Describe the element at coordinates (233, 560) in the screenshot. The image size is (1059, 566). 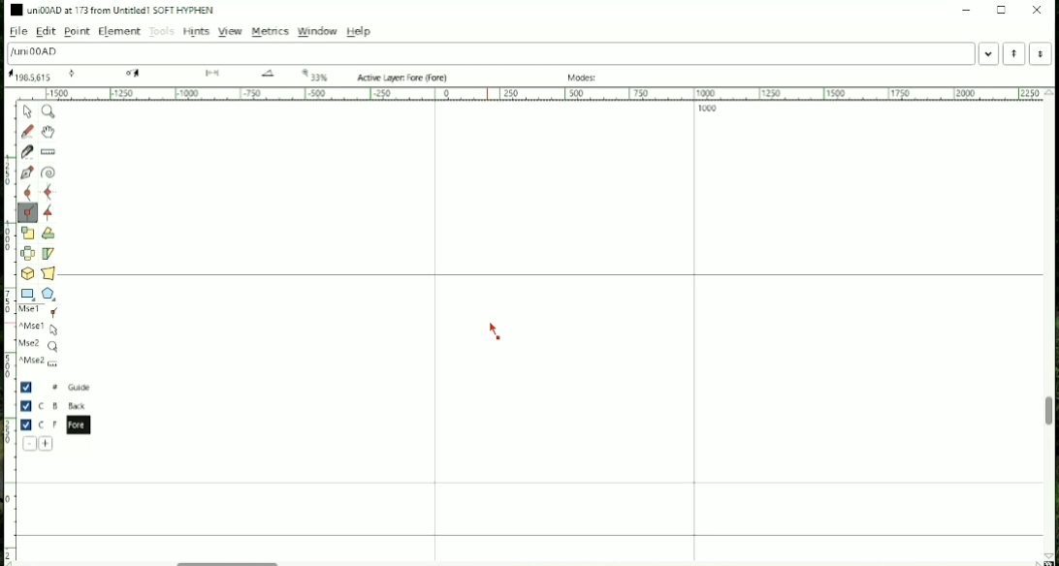
I see `Horizontal scrollbar` at that location.